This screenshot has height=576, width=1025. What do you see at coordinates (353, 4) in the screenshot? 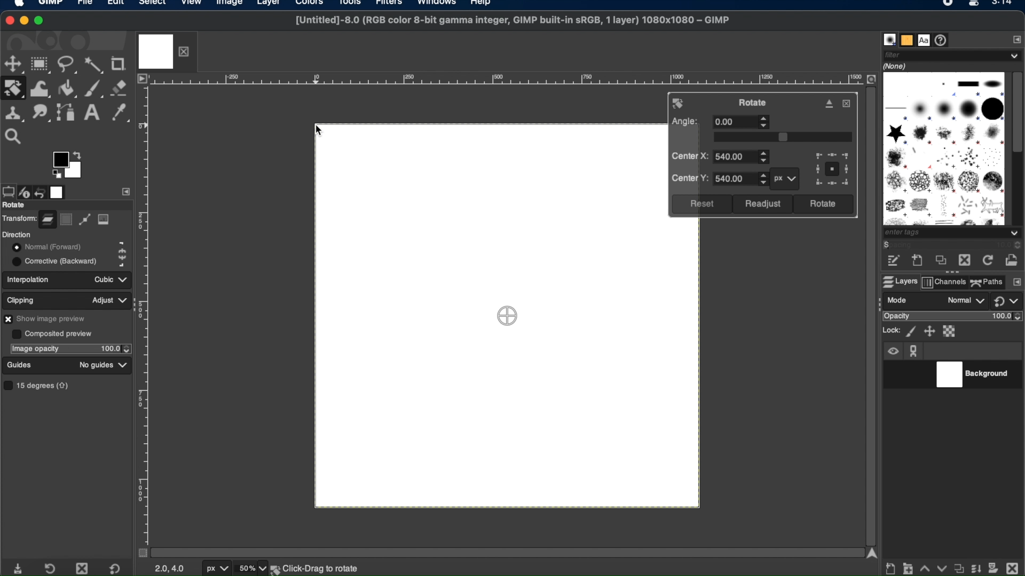
I see `tools` at bounding box center [353, 4].